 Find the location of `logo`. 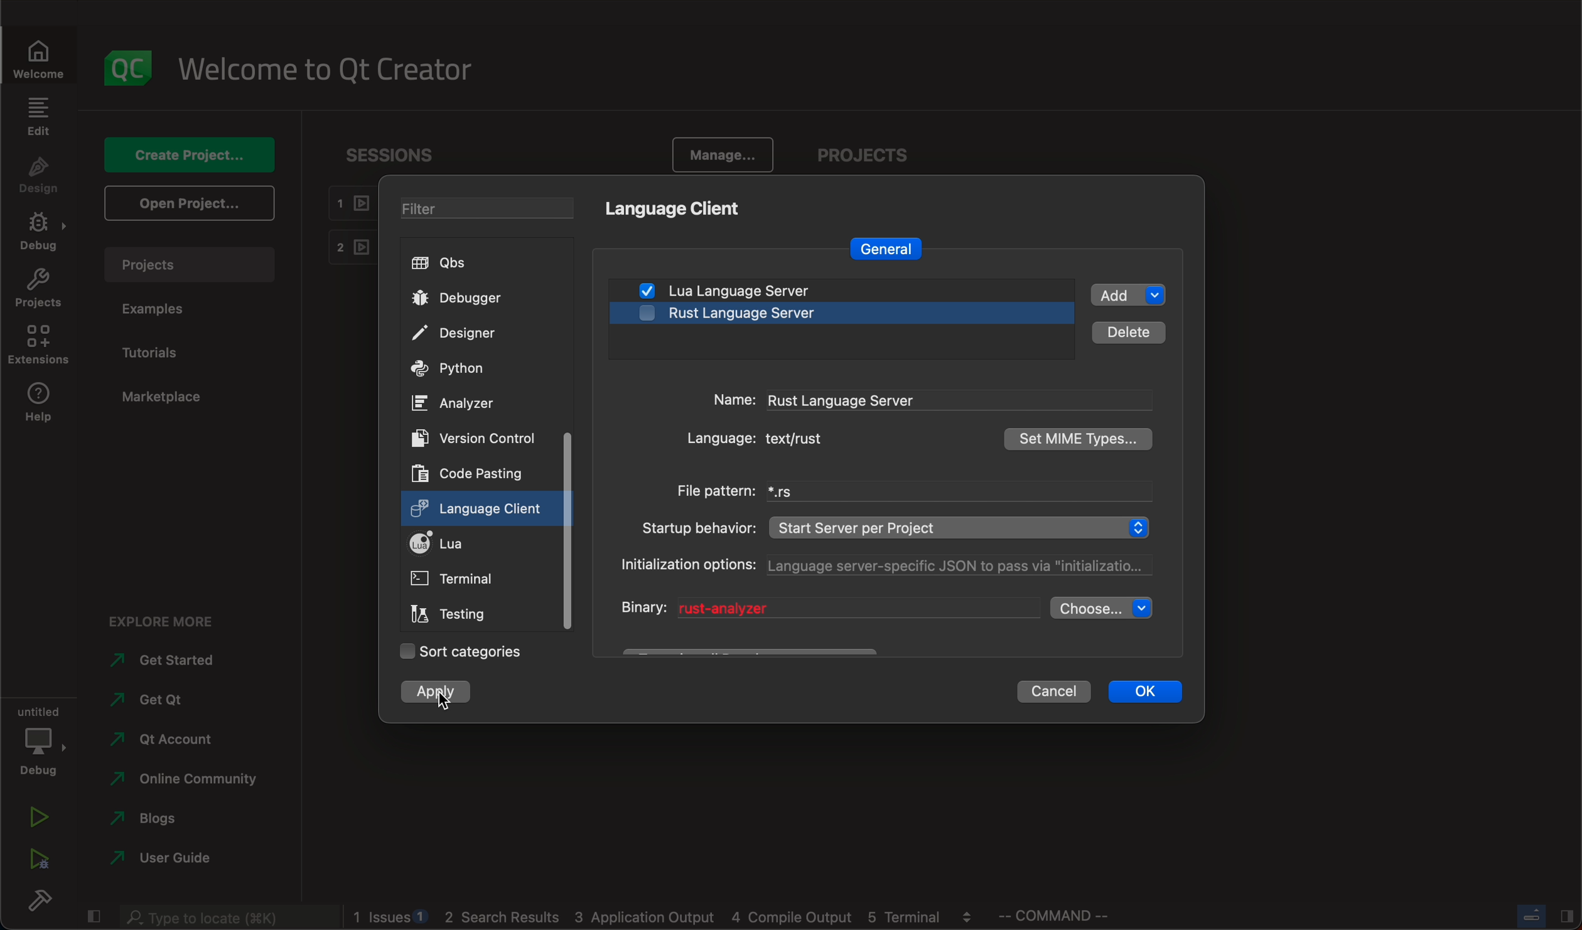

logo is located at coordinates (131, 68).